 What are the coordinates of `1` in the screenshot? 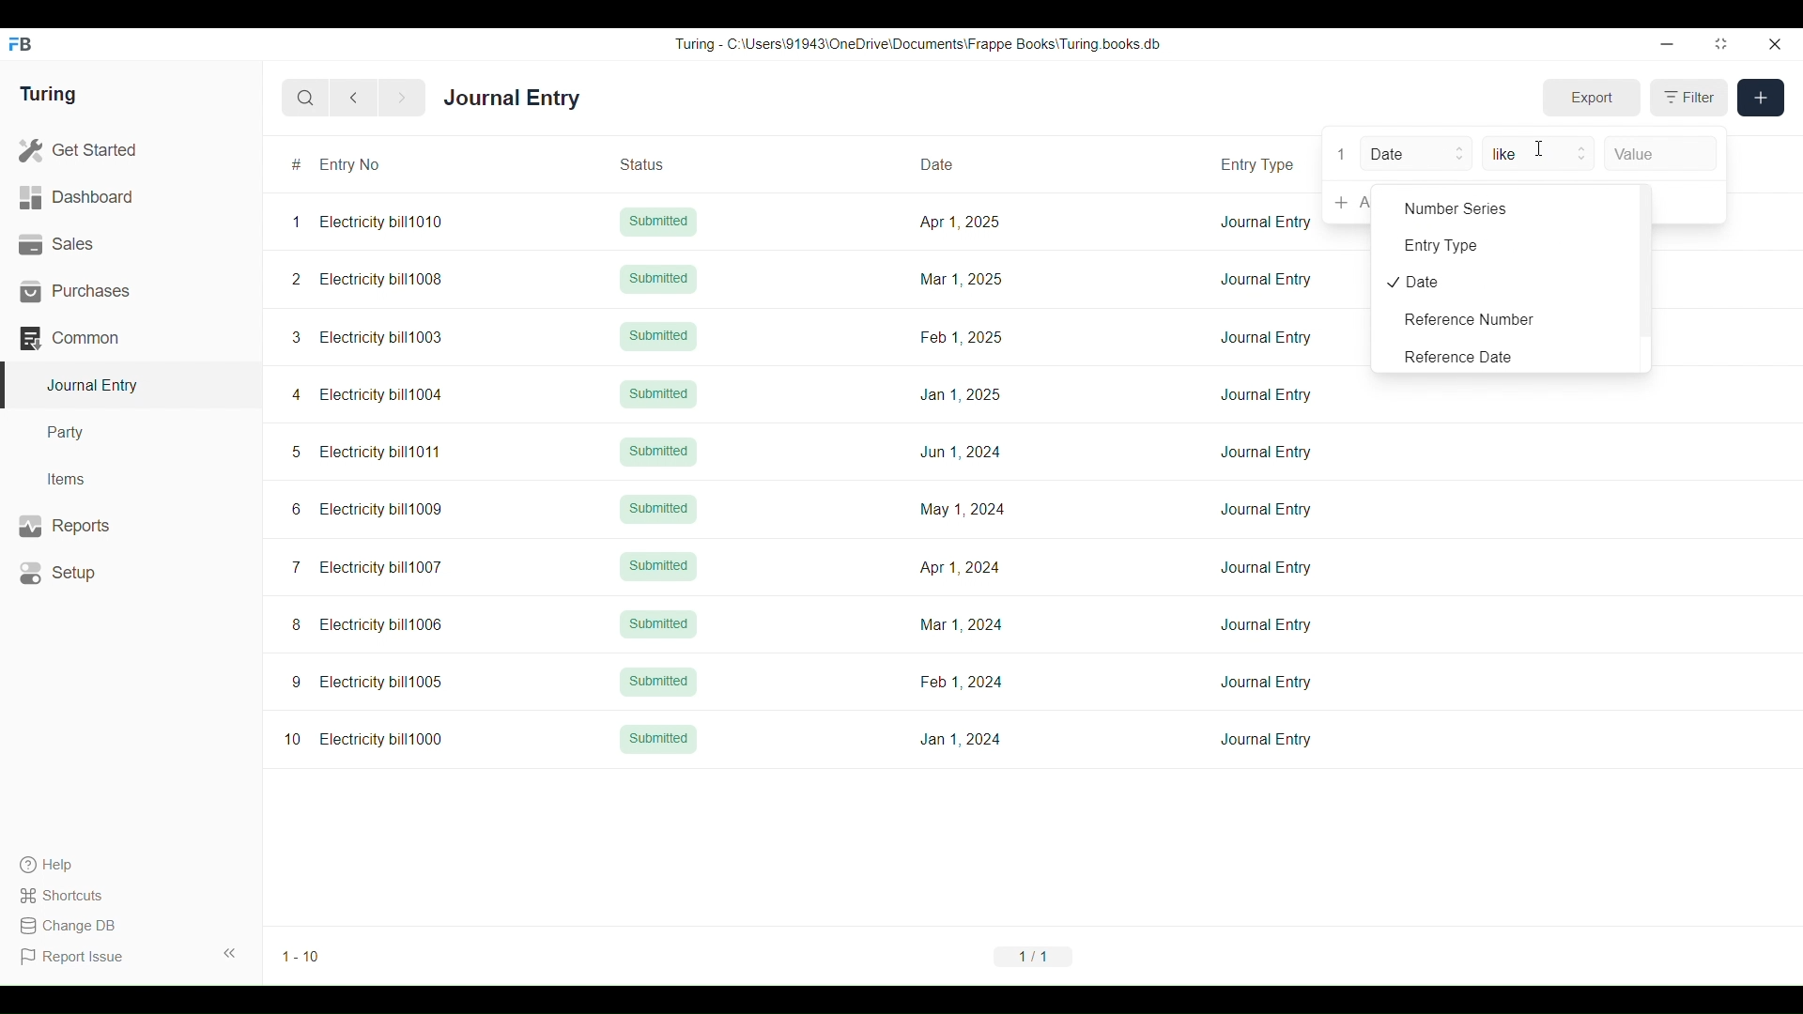 It's located at (1342, 154).